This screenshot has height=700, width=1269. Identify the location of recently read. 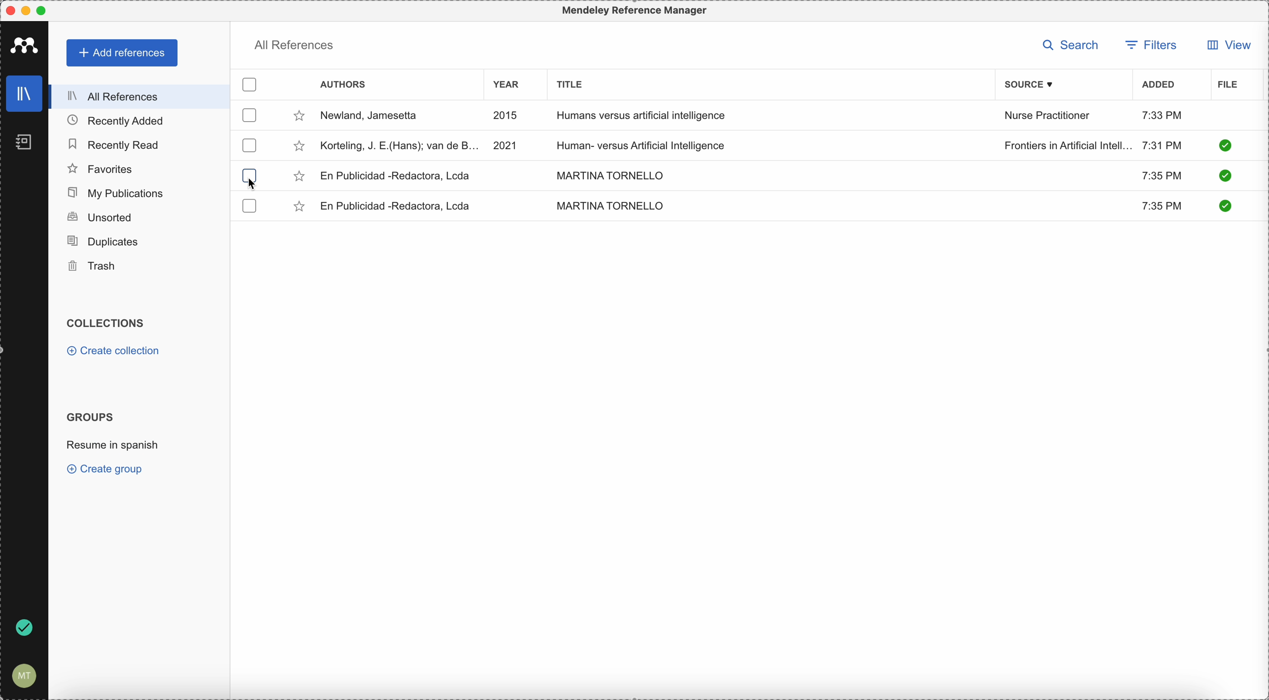
(113, 143).